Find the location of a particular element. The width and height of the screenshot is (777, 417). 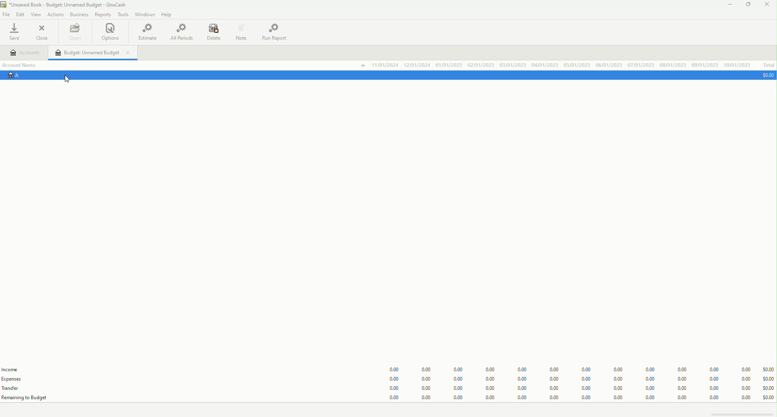

Restore is located at coordinates (748, 6).